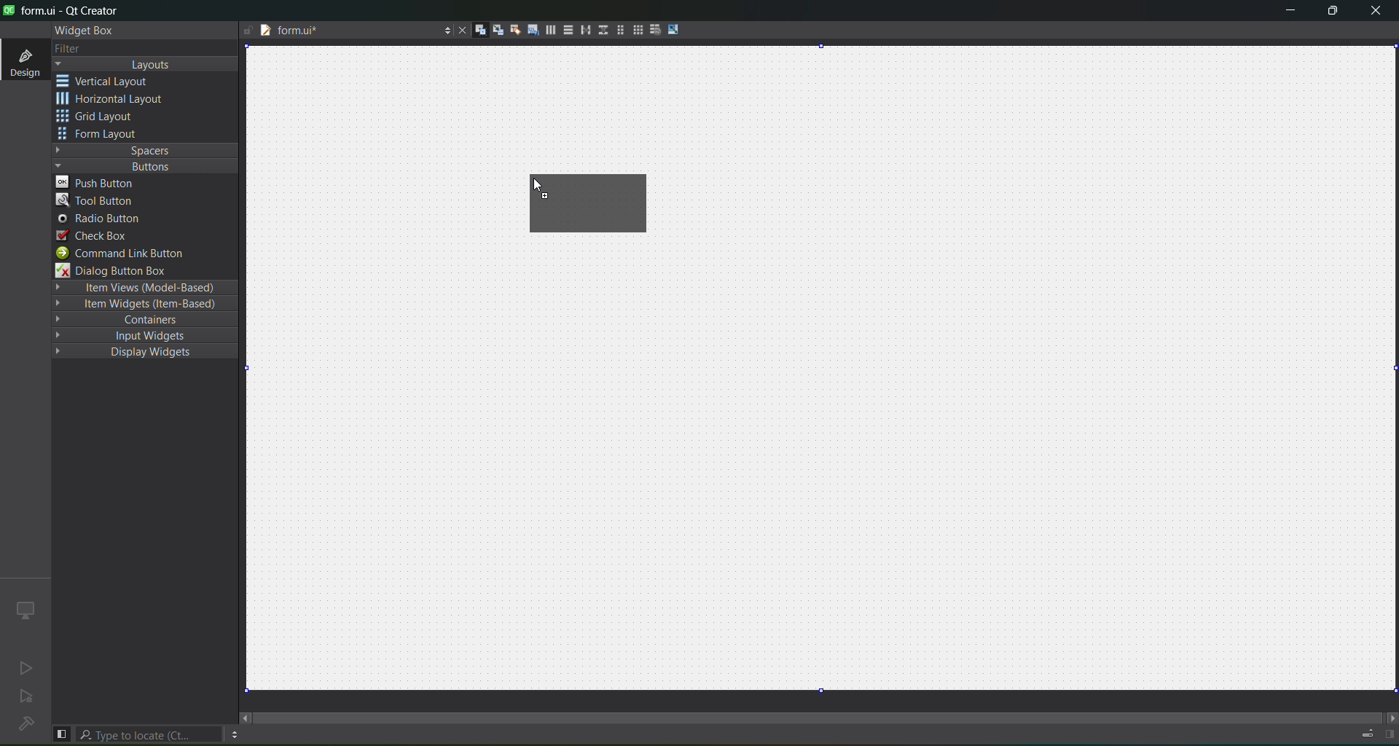 This screenshot has height=746, width=1399. What do you see at coordinates (592, 203) in the screenshot?
I see `grid layout` at bounding box center [592, 203].